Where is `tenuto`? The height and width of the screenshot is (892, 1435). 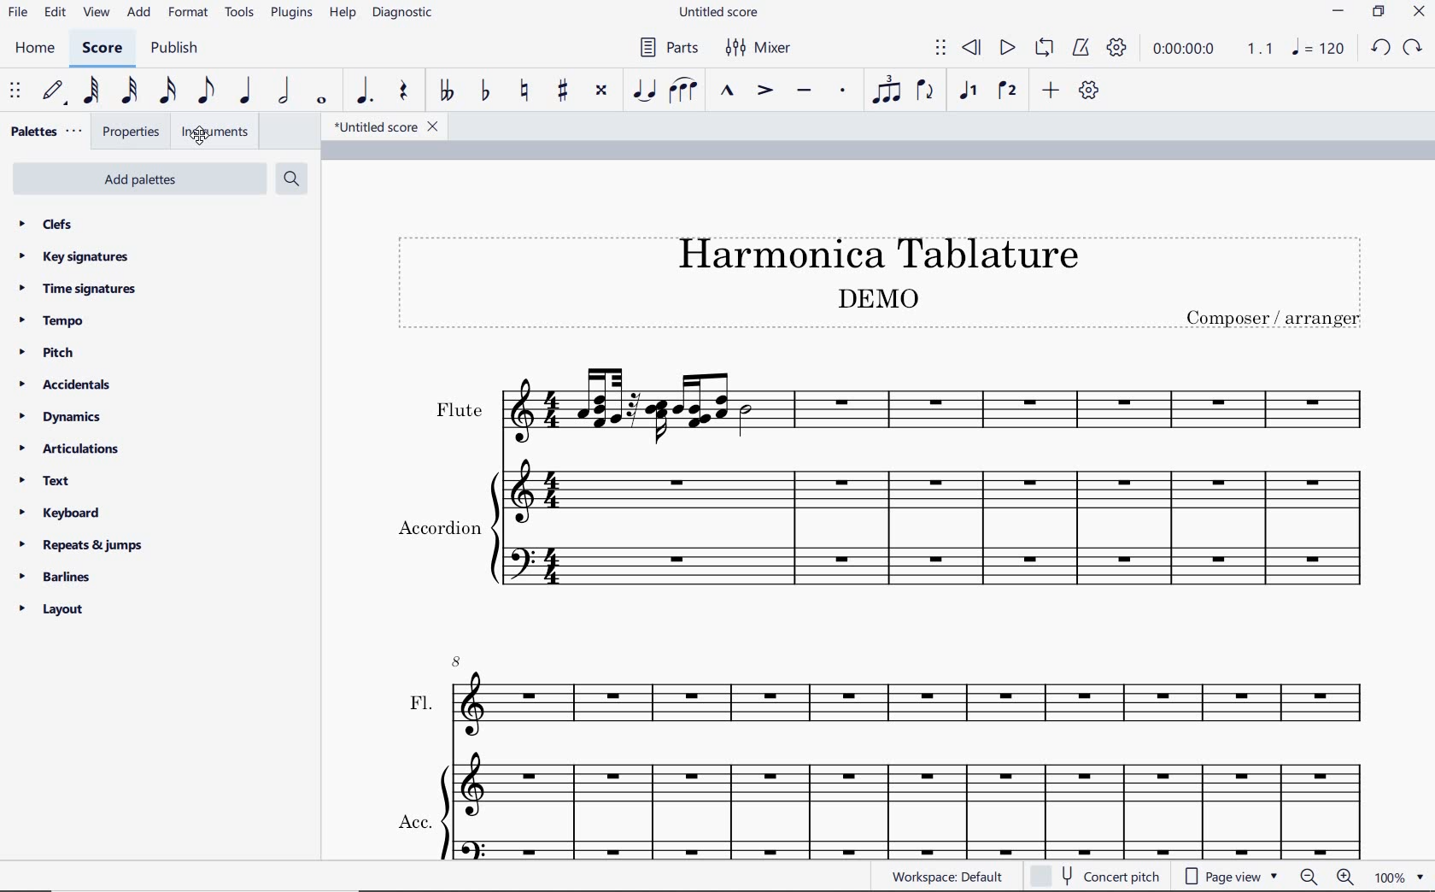 tenuto is located at coordinates (804, 91).